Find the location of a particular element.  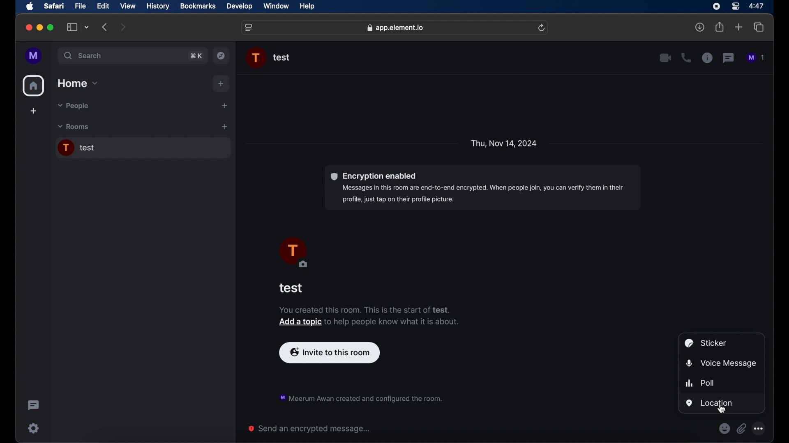

help is located at coordinates (307, 7).